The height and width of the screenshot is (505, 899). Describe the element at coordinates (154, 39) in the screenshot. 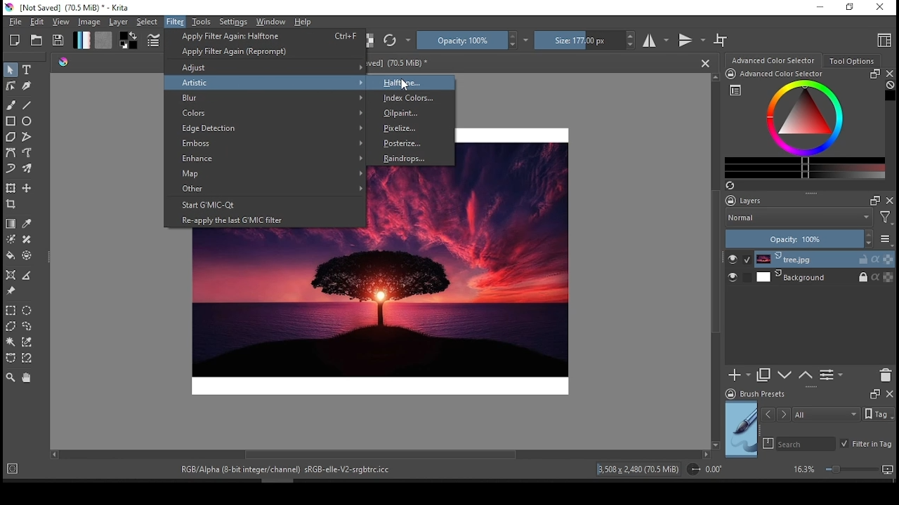

I see `edit brush settings` at that location.